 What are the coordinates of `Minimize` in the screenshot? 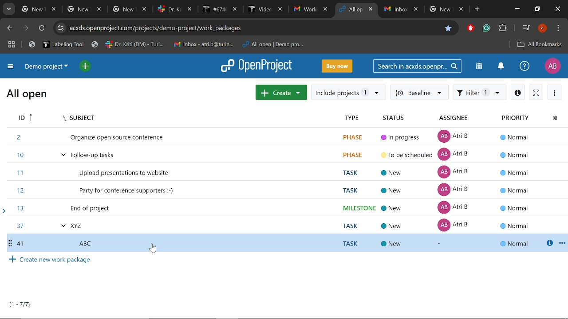 It's located at (517, 10).